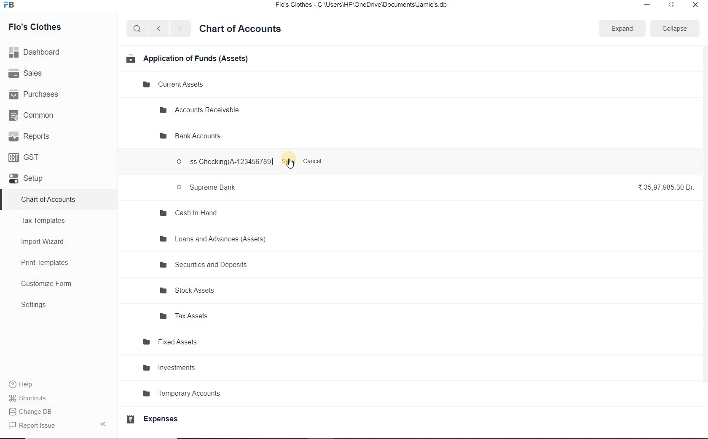  I want to click on Shortcuts, so click(28, 397).